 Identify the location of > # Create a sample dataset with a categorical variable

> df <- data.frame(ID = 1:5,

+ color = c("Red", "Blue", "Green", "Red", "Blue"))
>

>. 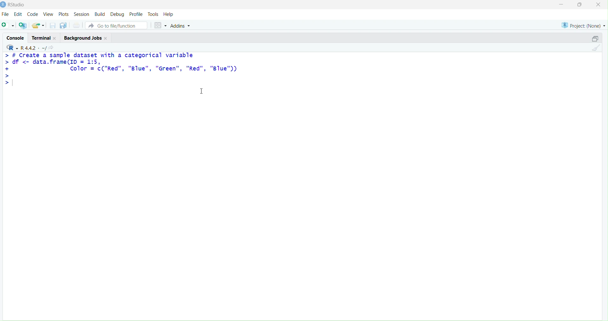
(121, 70).